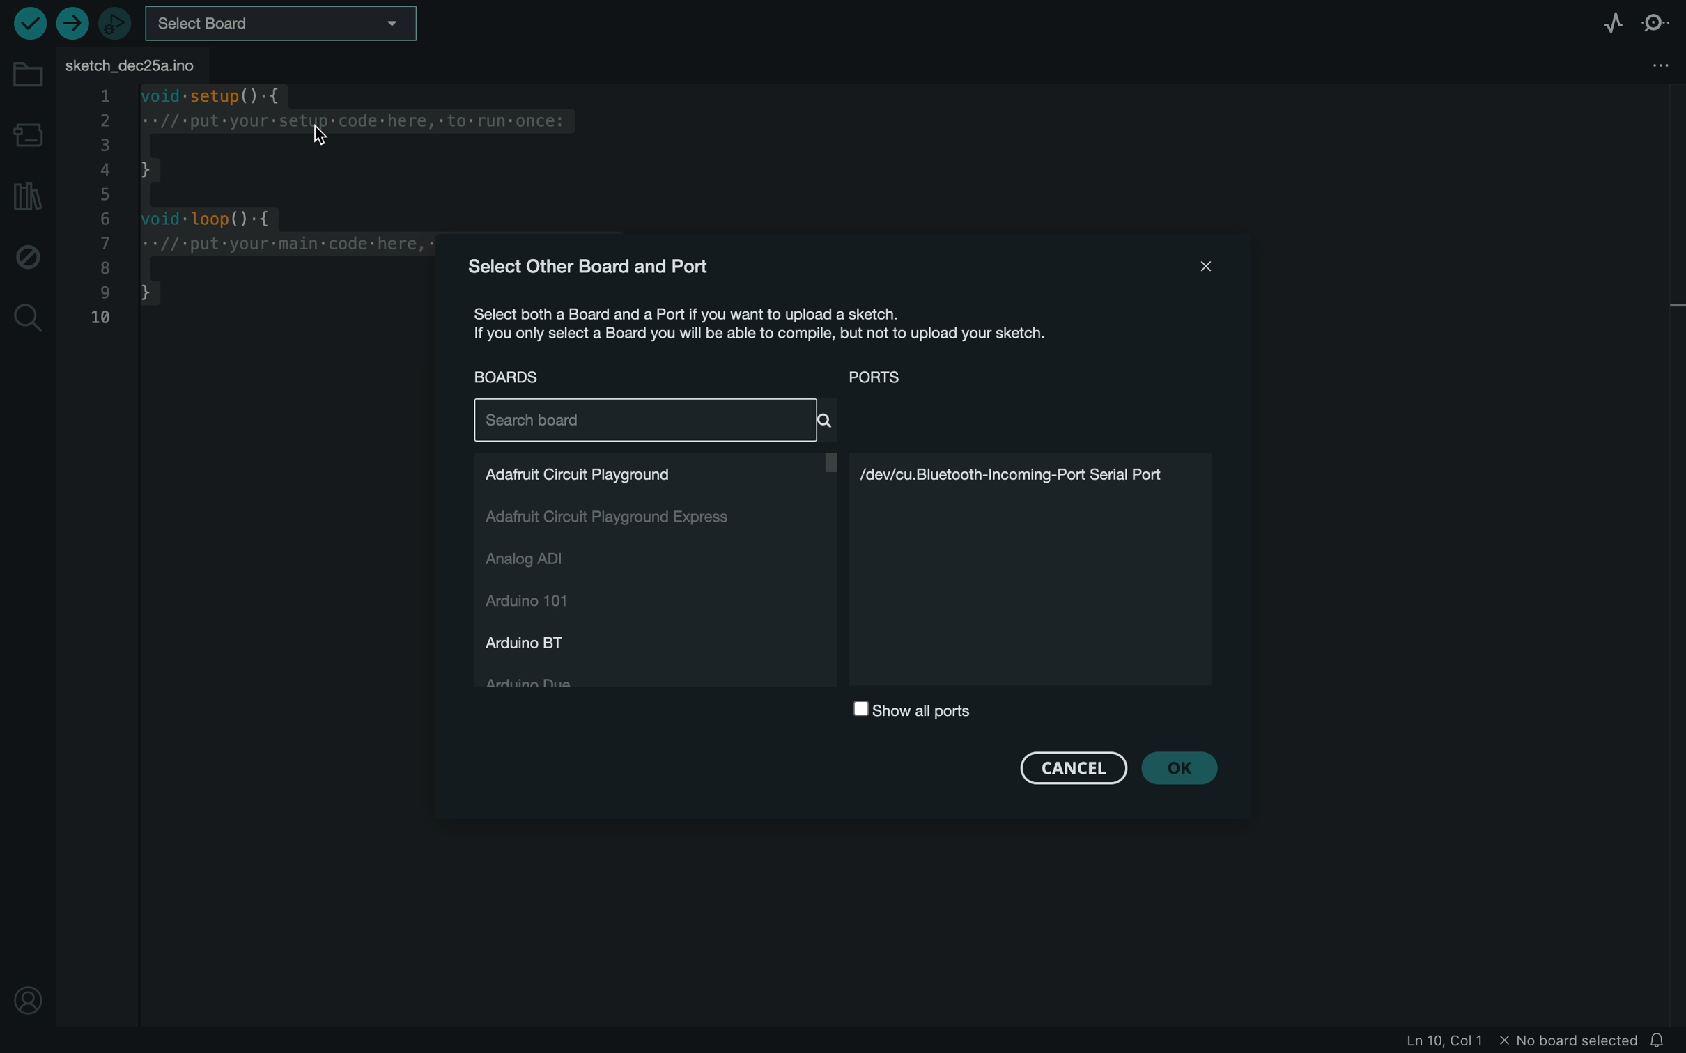 This screenshot has width=1686, height=1053. What do you see at coordinates (258, 213) in the screenshot?
I see `code` at bounding box center [258, 213].